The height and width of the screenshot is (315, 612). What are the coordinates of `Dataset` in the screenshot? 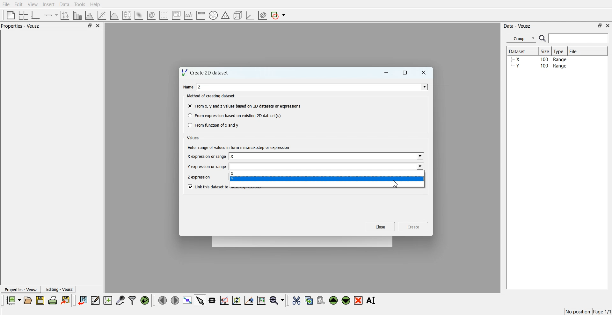 It's located at (520, 51).